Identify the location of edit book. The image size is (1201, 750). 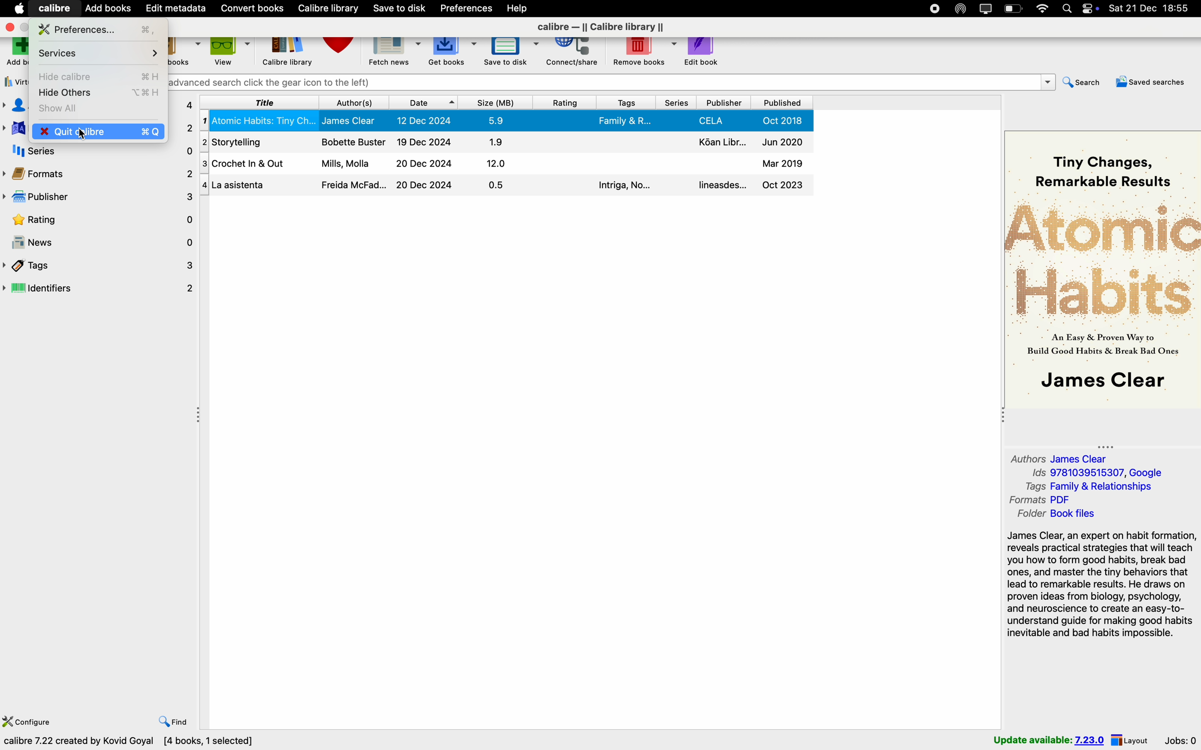
(703, 52).